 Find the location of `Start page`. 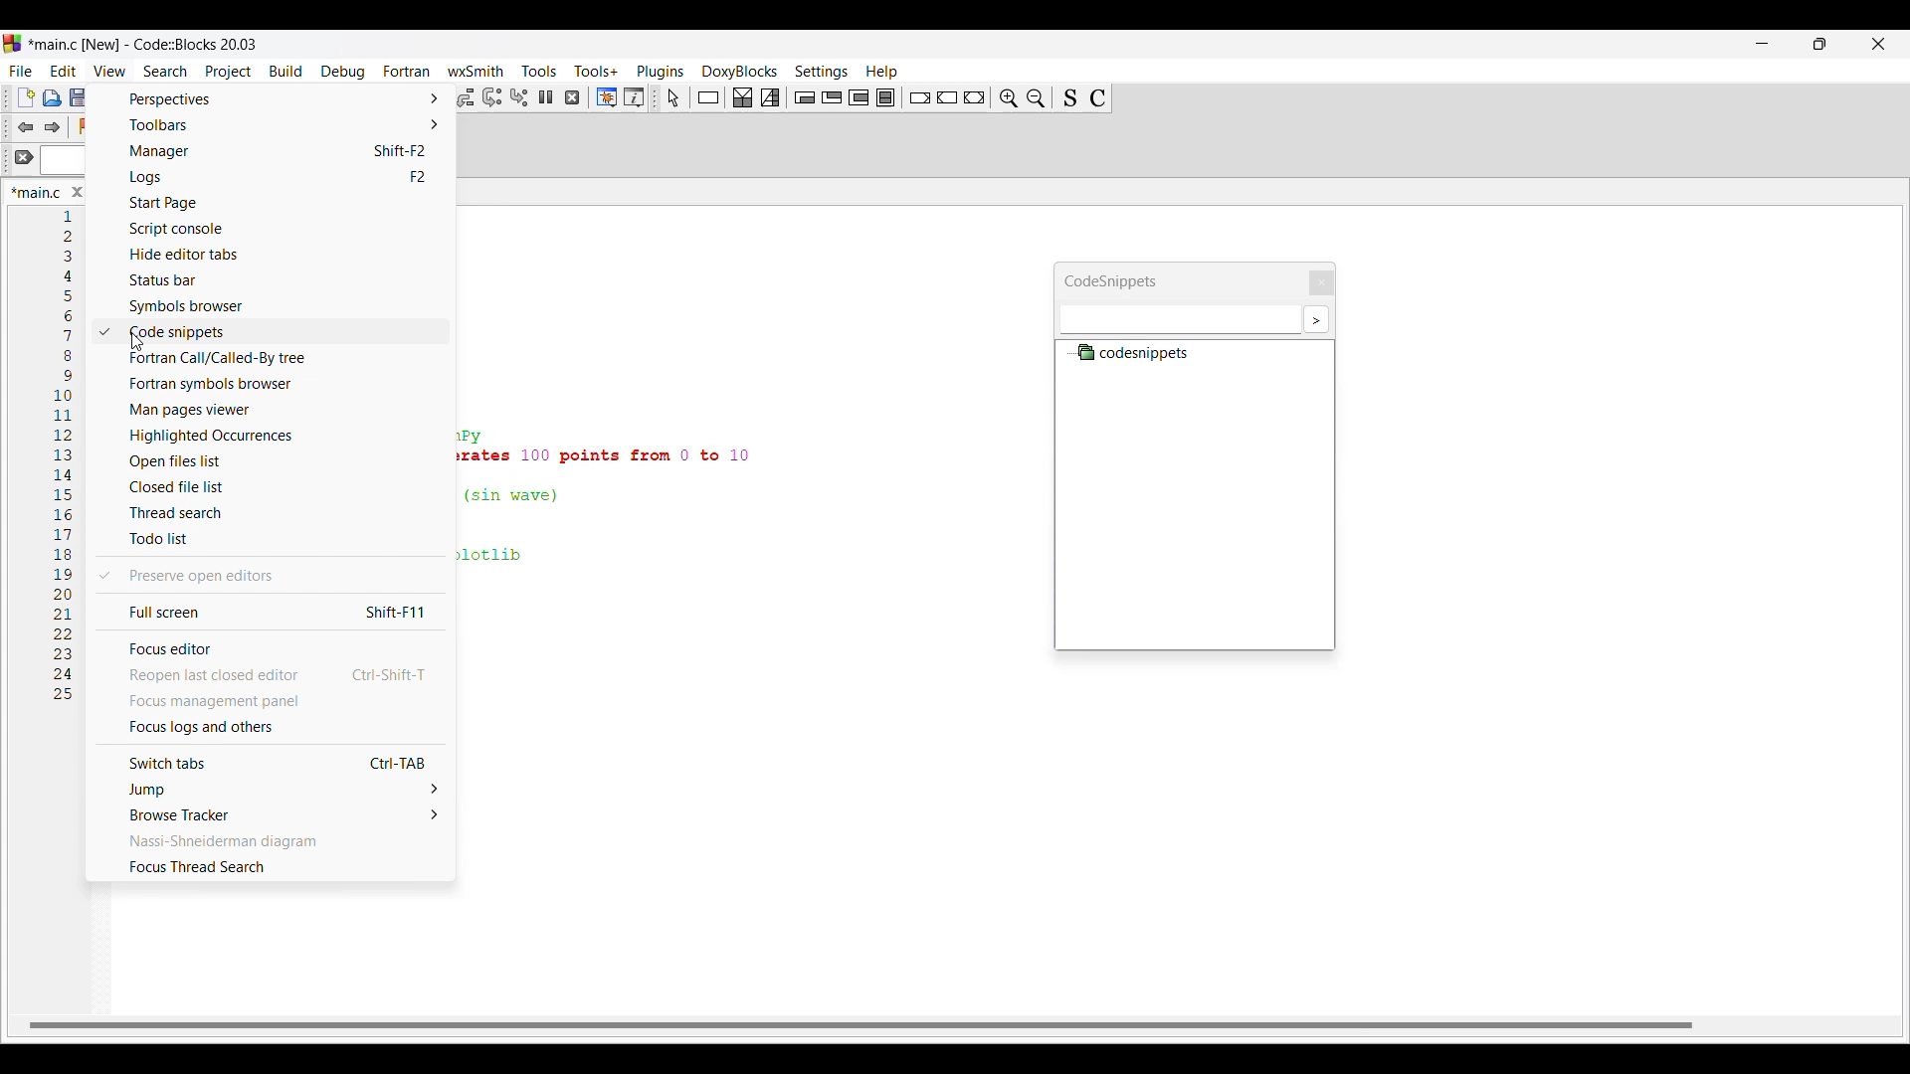

Start page is located at coordinates (284, 203).